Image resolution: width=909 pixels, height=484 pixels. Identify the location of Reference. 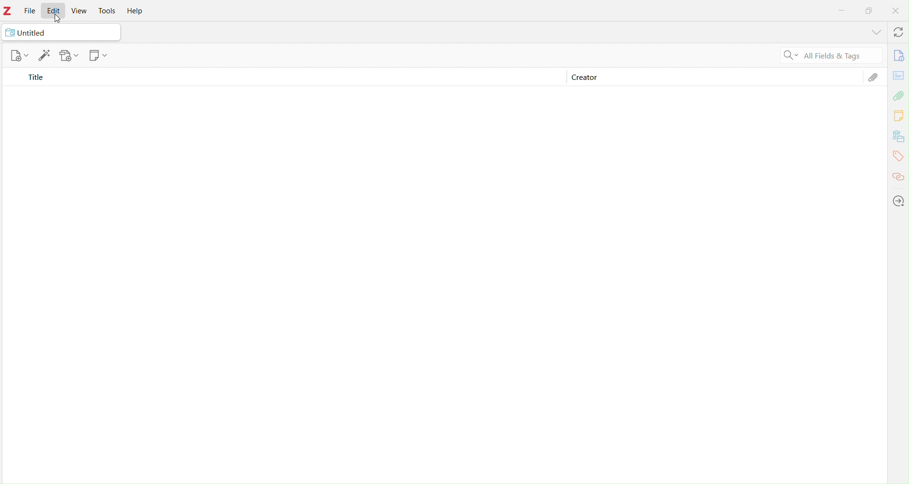
(98, 56).